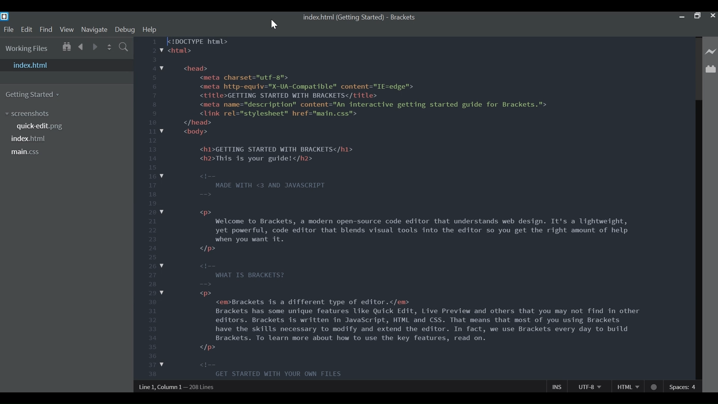 The image size is (718, 404). I want to click on INS, so click(557, 386).